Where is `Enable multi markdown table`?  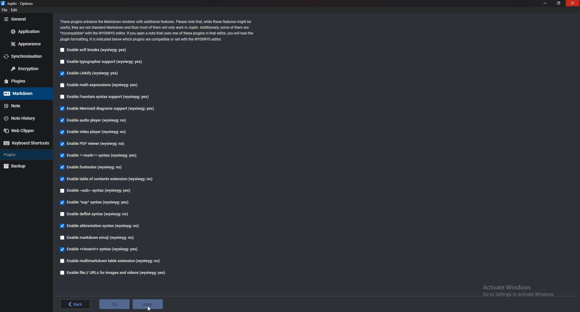 Enable multi markdown table is located at coordinates (110, 261).